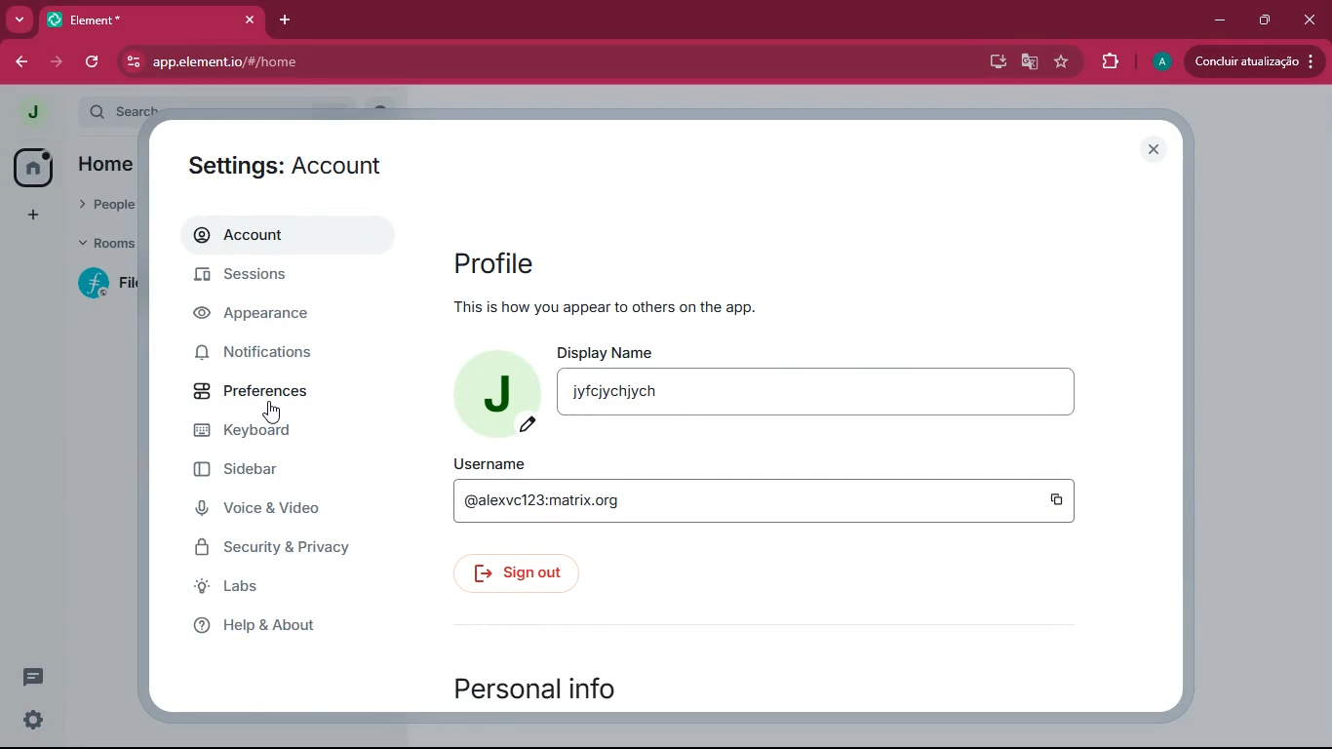  Describe the element at coordinates (1158, 61) in the screenshot. I see `profile picture` at that location.